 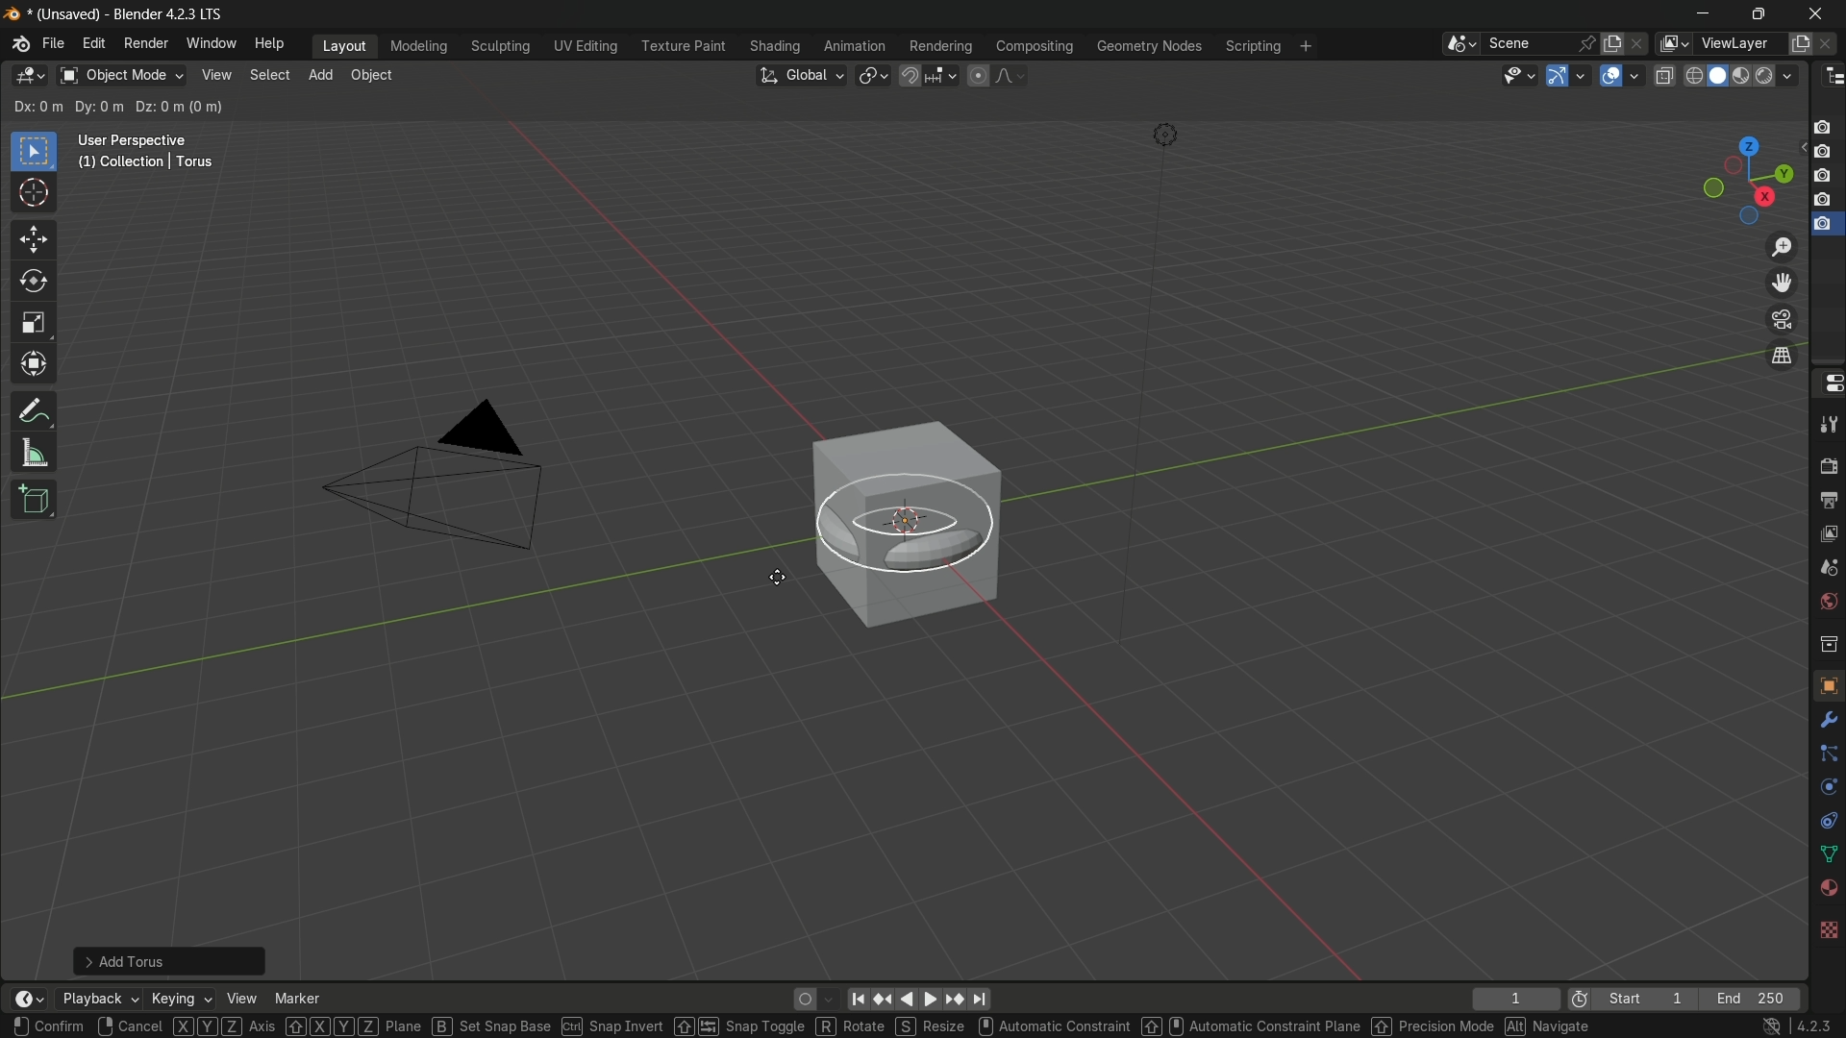 I want to click on jump to keyframe, so click(x=882, y=1000).